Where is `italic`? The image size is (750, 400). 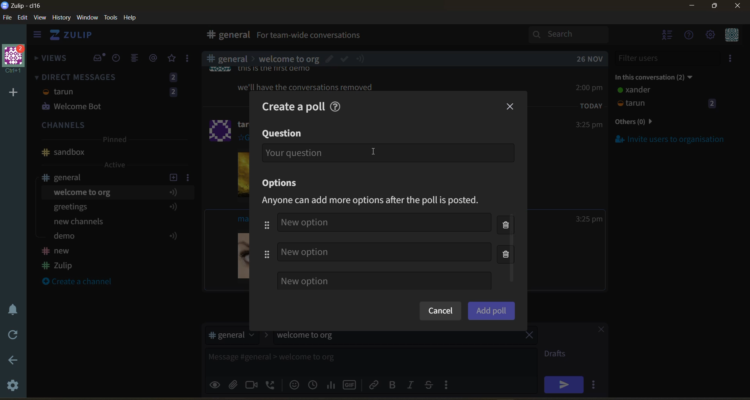
italic is located at coordinates (412, 386).